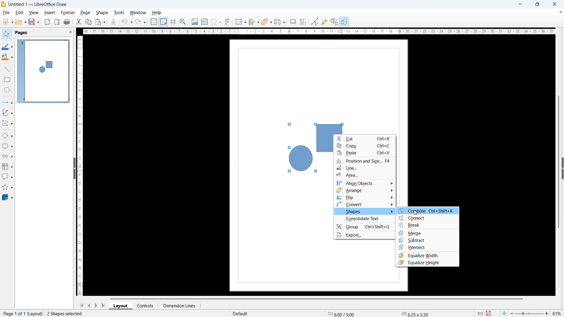 This screenshot has width=564, height=317. I want to click on export, so click(48, 22).